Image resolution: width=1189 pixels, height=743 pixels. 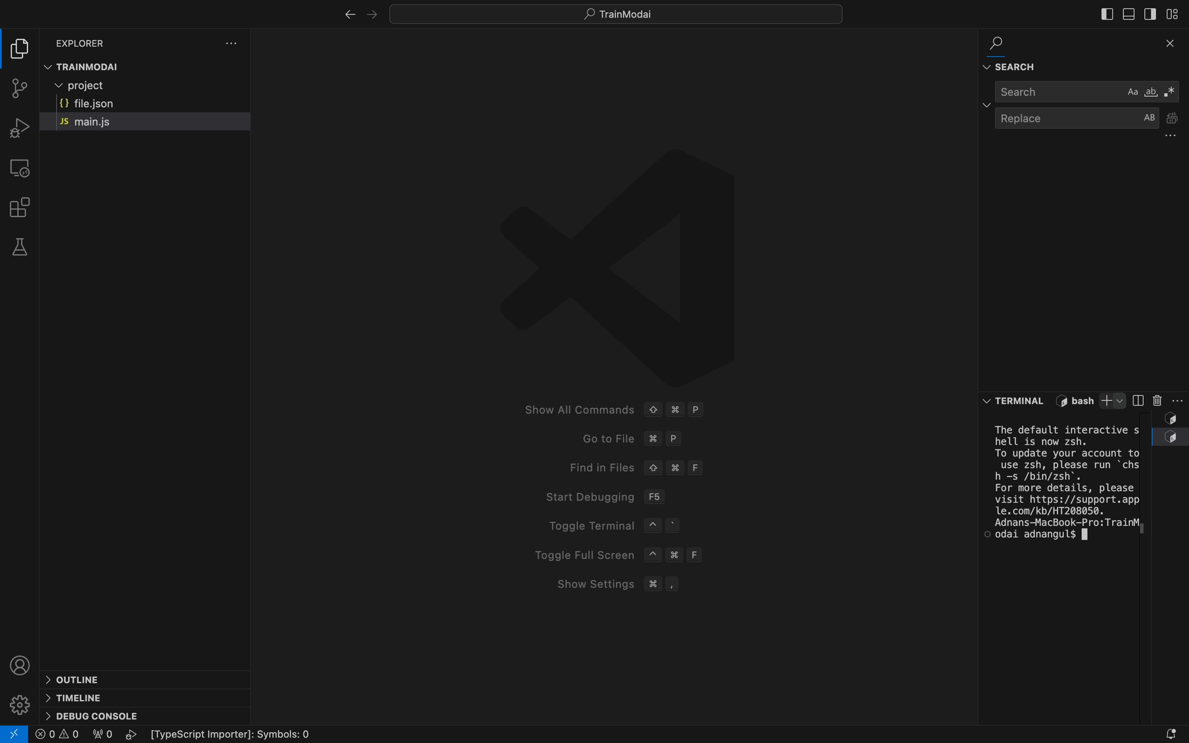 I want to click on terminal settings, so click(x=1180, y=400).